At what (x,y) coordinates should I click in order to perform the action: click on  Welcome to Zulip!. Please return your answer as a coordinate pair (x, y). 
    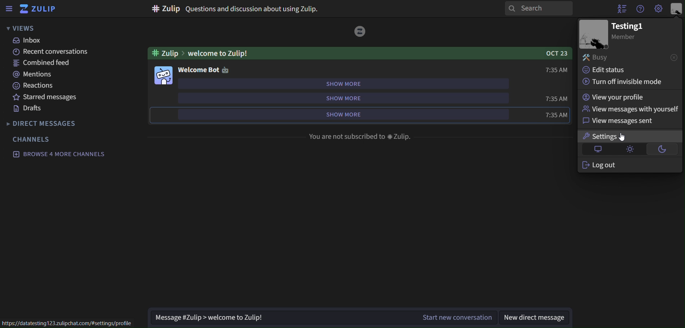
    Looking at the image, I should click on (225, 53).